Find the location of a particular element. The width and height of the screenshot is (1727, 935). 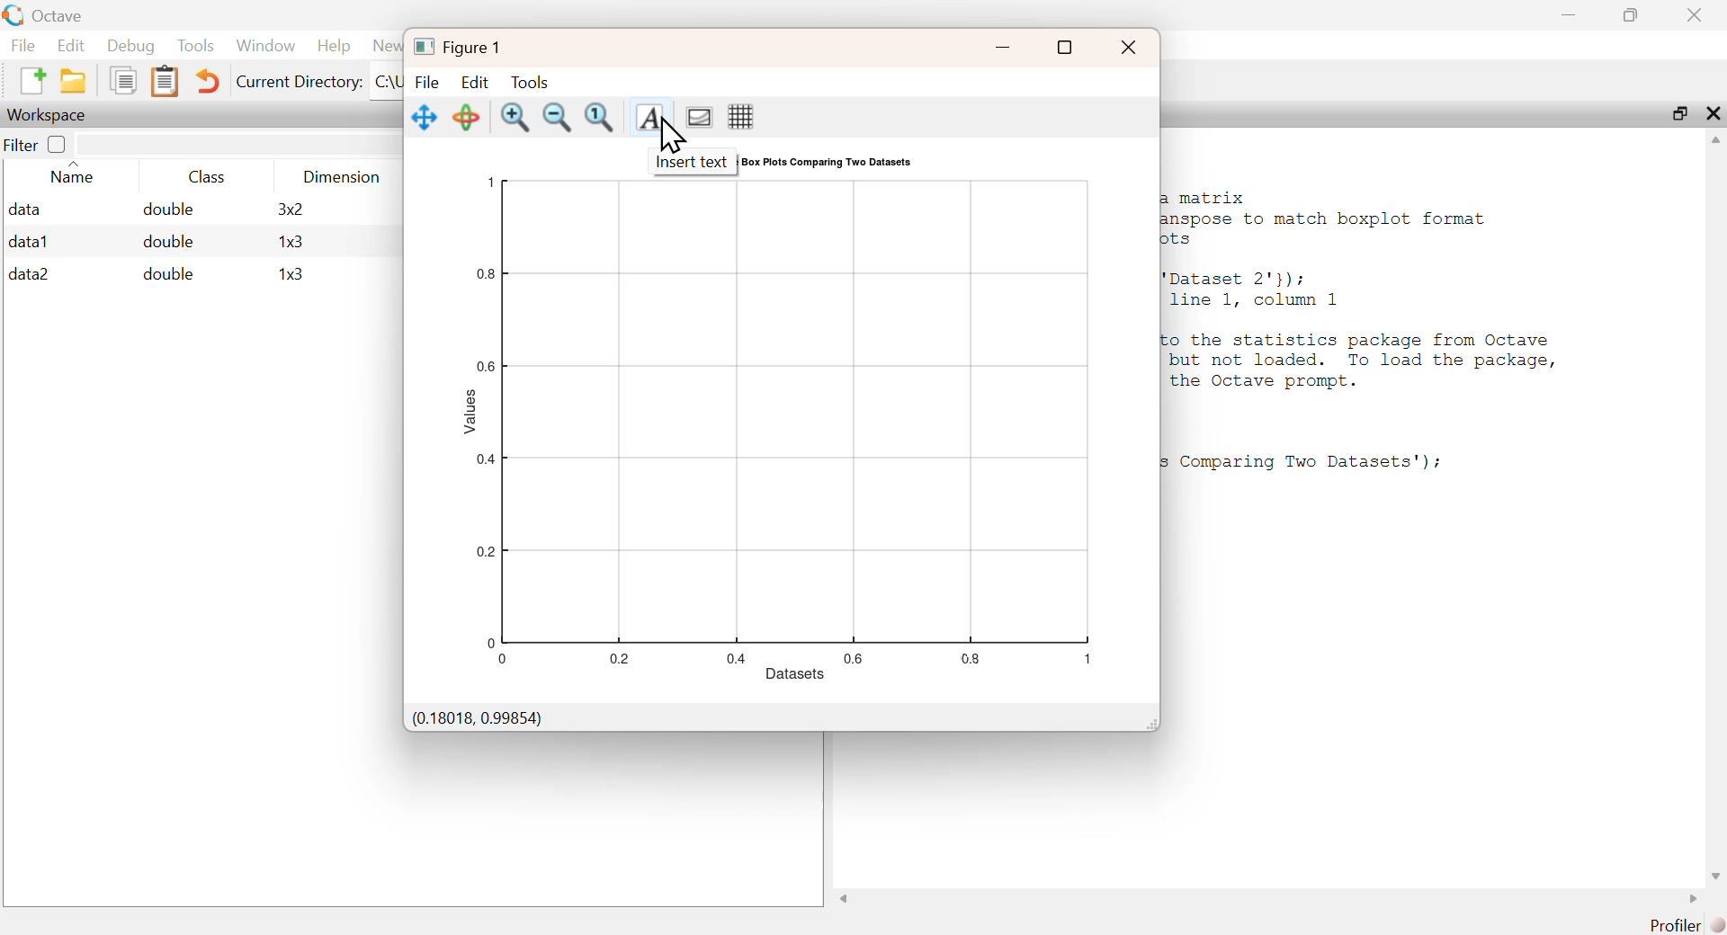

Current Directory: is located at coordinates (300, 83).